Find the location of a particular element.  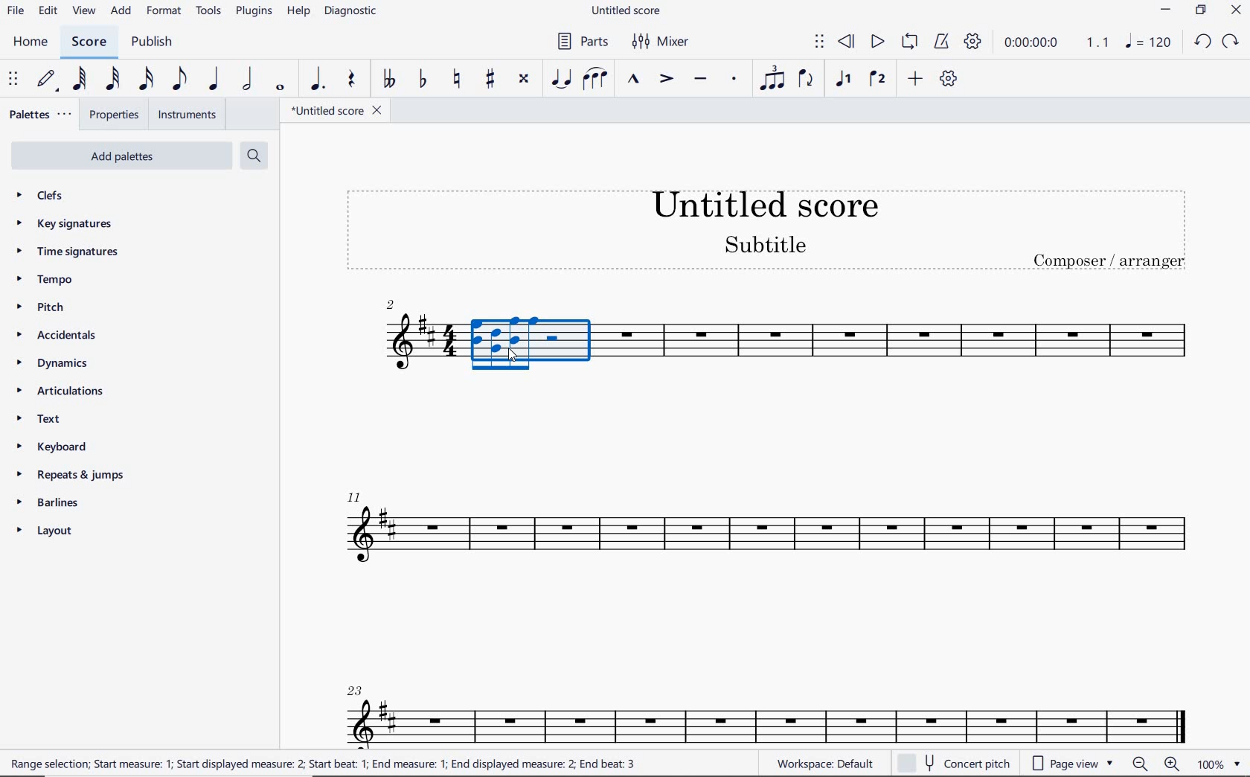

WHOLE NOTE is located at coordinates (278, 87).